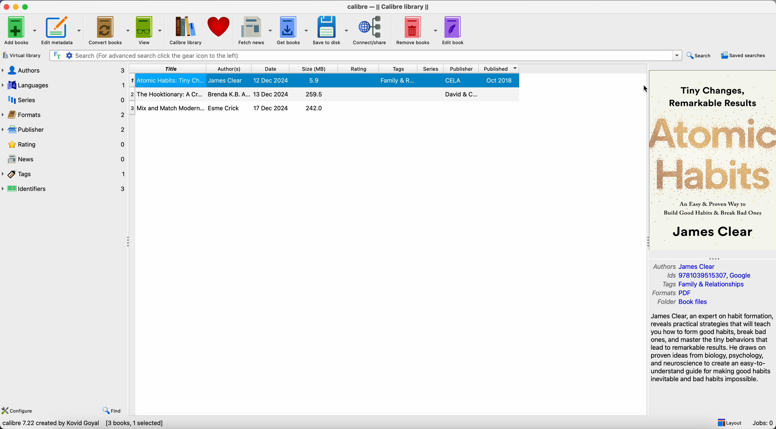 The height and width of the screenshot is (429, 776). I want to click on date, so click(270, 68).